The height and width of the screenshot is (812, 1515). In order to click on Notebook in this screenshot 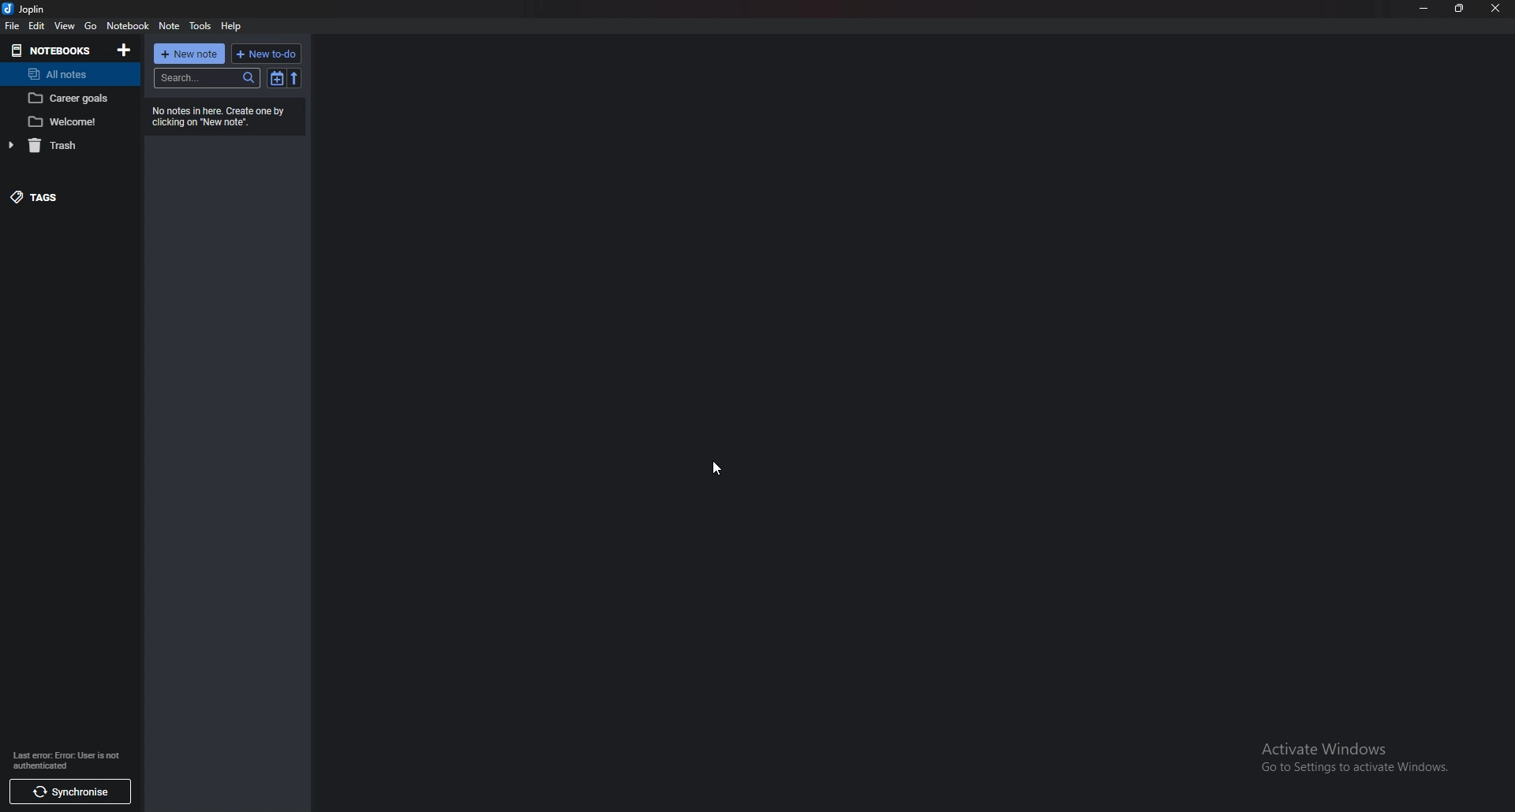, I will do `click(128, 26)`.